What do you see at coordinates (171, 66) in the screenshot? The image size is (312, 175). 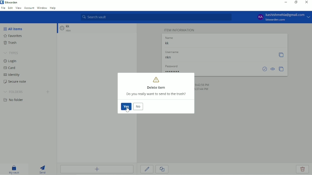 I see `password` at bounding box center [171, 66].